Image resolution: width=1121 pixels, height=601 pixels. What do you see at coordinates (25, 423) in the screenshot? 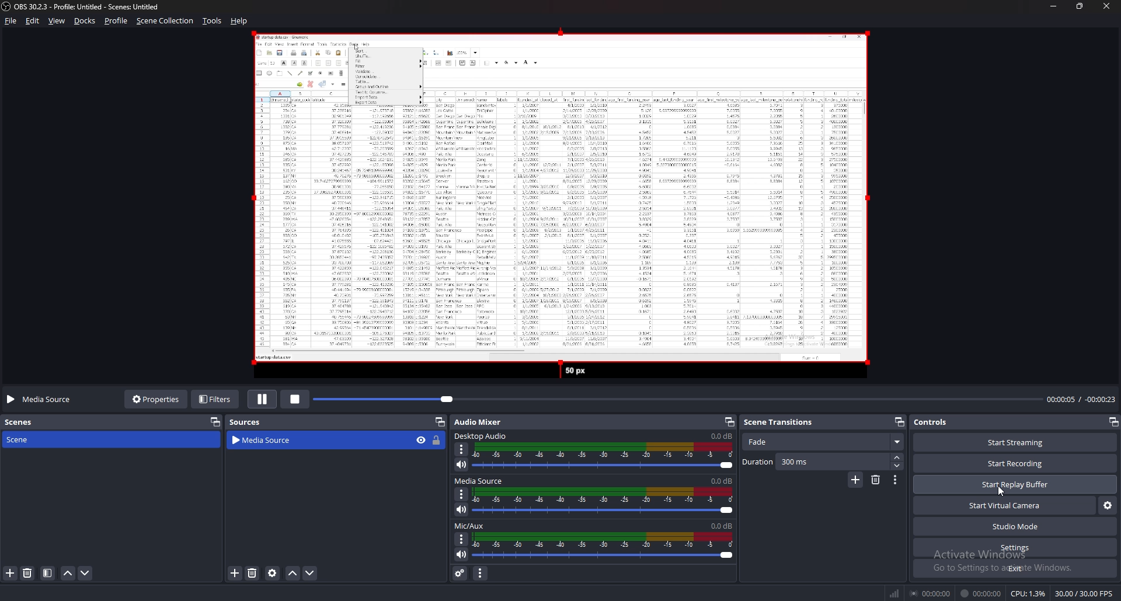
I see `scenes` at bounding box center [25, 423].